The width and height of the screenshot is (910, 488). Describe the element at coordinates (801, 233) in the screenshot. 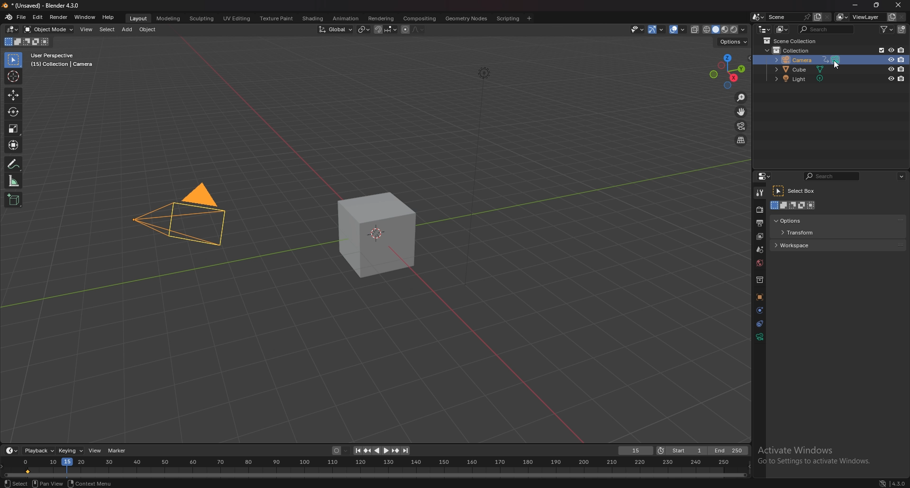

I see `transform` at that location.